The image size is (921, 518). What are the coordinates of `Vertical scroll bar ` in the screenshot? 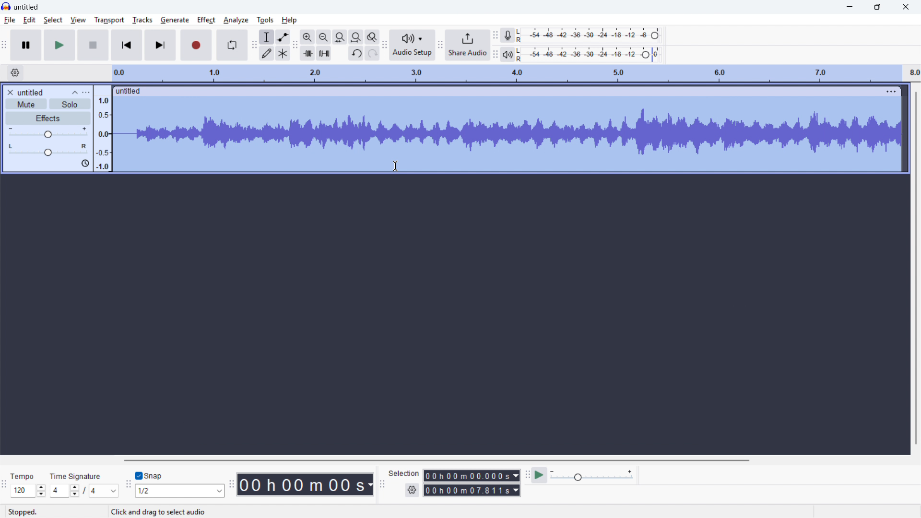 It's located at (916, 268).